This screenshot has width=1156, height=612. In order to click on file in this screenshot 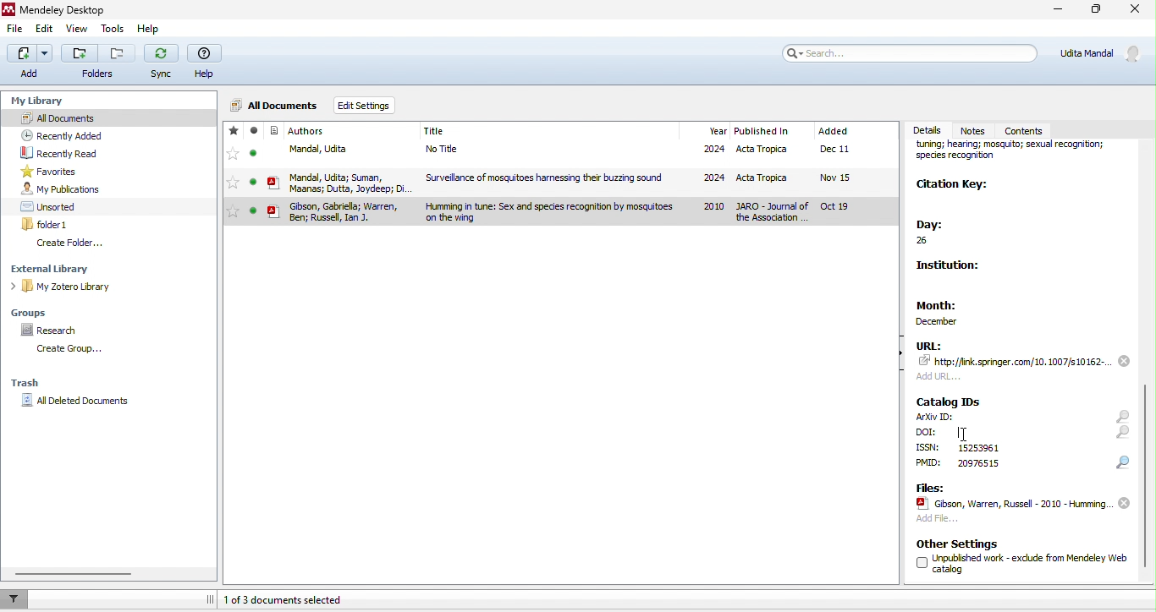, I will do `click(592, 181)`.